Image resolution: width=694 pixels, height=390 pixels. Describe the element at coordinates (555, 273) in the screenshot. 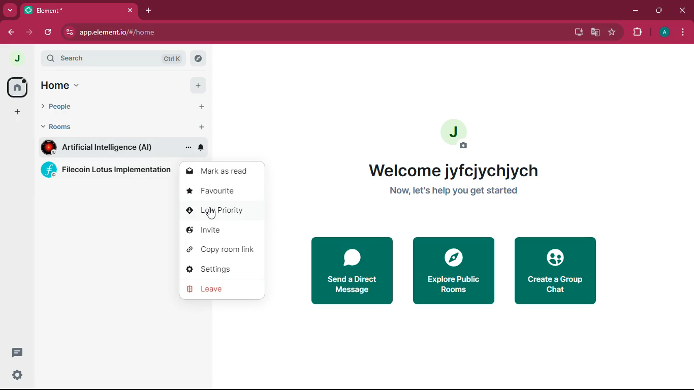

I see `create group chate` at that location.